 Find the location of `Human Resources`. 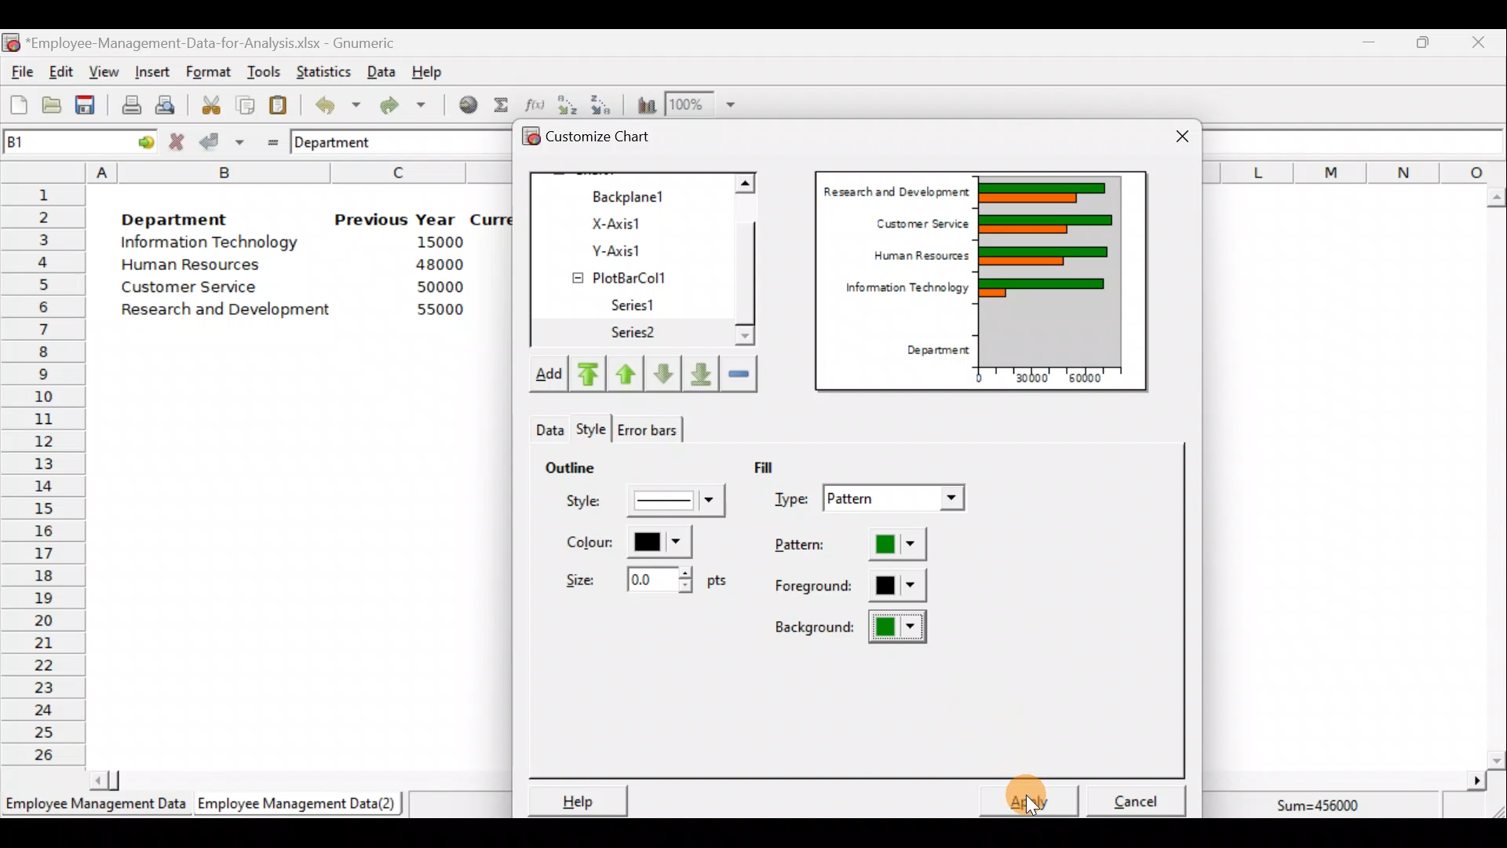

Human Resources is located at coordinates (199, 266).